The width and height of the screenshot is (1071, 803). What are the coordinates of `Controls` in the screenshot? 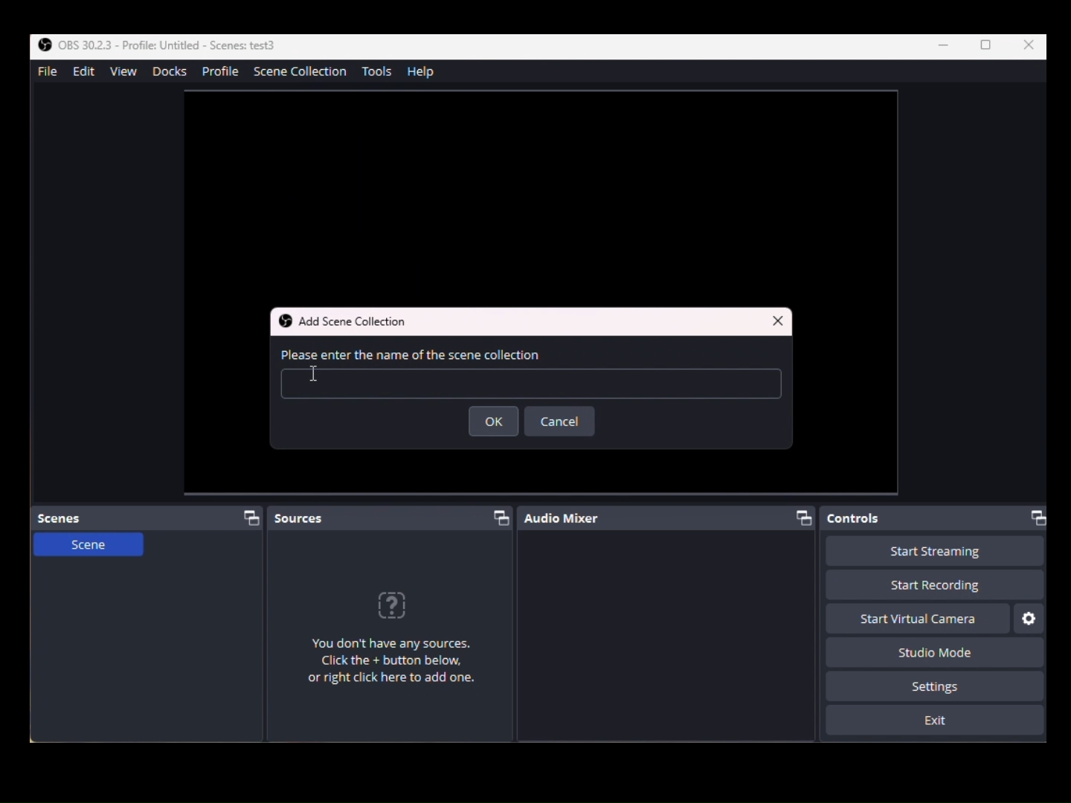 It's located at (938, 518).